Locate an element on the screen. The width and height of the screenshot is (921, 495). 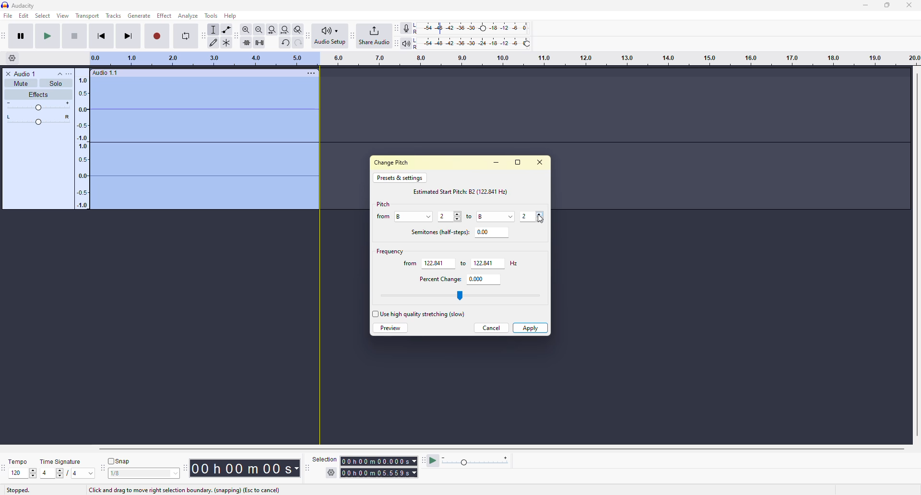
trim audio outside selection is located at coordinates (245, 41).